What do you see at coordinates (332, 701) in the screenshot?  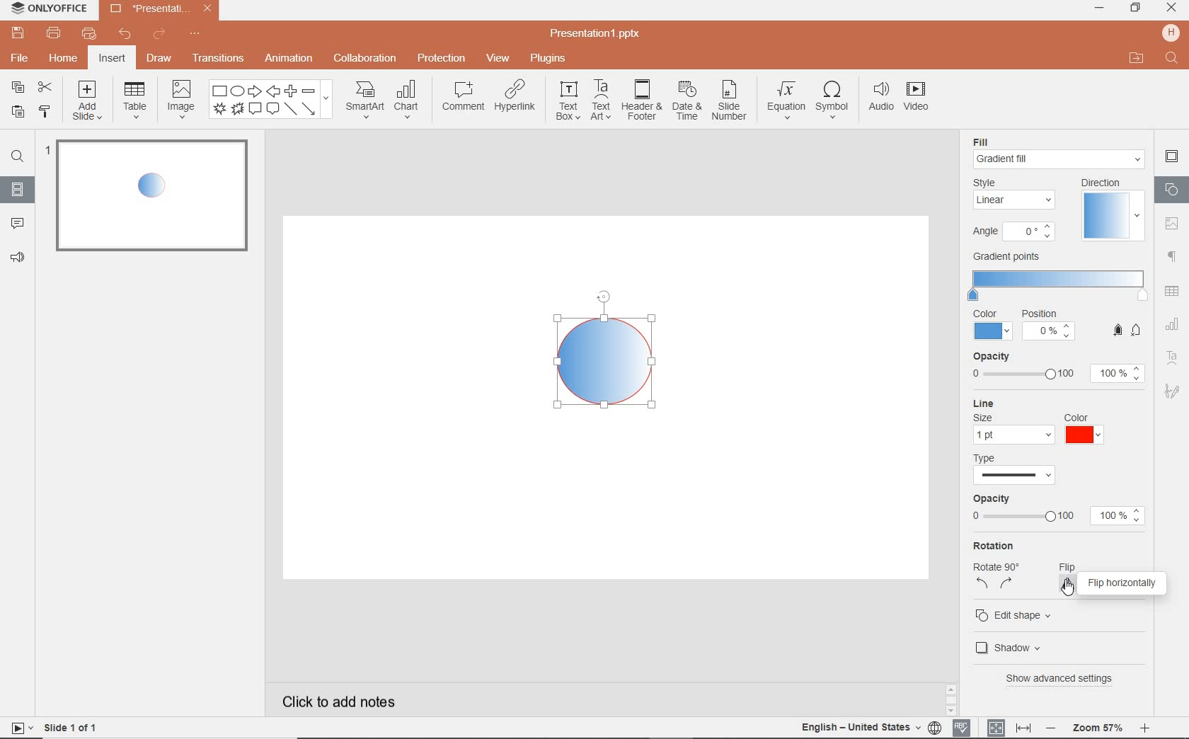 I see `click to add notes` at bounding box center [332, 701].